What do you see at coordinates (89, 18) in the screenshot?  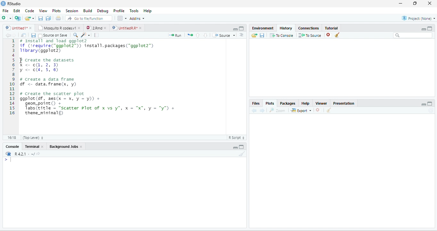 I see `Go to file/function` at bounding box center [89, 18].